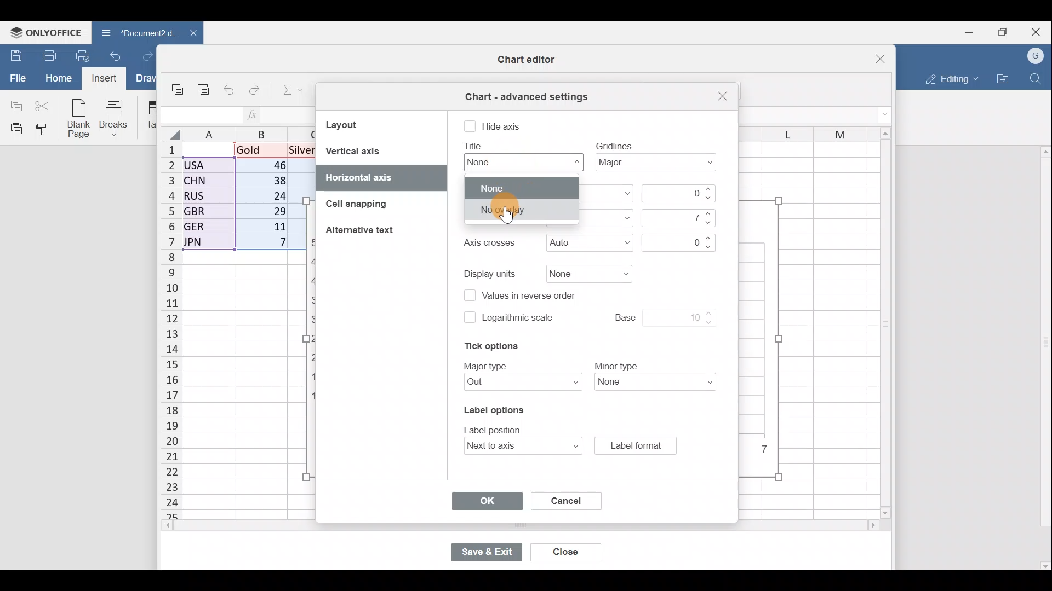 This screenshot has width=1052, height=591. What do you see at coordinates (243, 133) in the screenshot?
I see `Columns` at bounding box center [243, 133].